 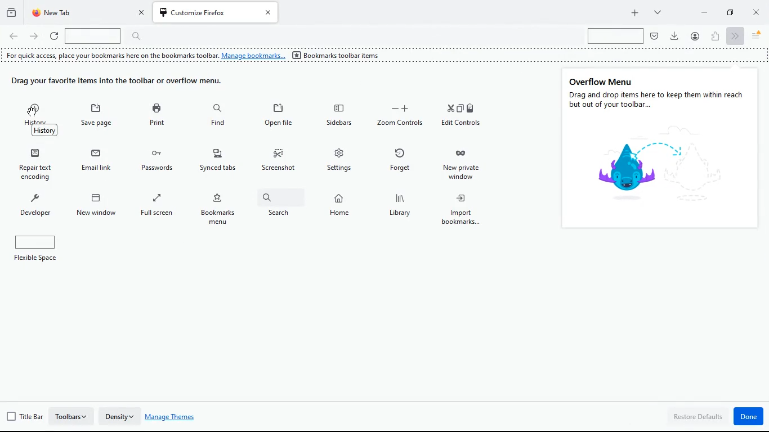 I want to click on back, so click(x=14, y=37).